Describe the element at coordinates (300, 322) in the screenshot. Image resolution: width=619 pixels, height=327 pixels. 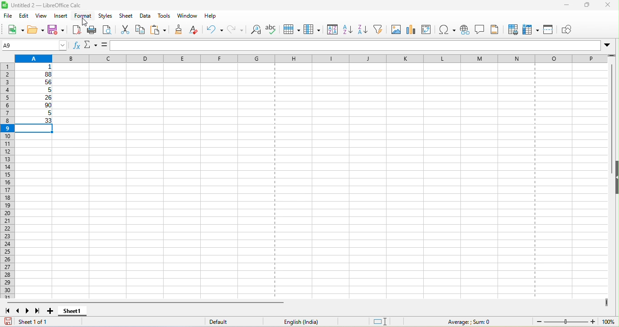
I see `text language` at that location.